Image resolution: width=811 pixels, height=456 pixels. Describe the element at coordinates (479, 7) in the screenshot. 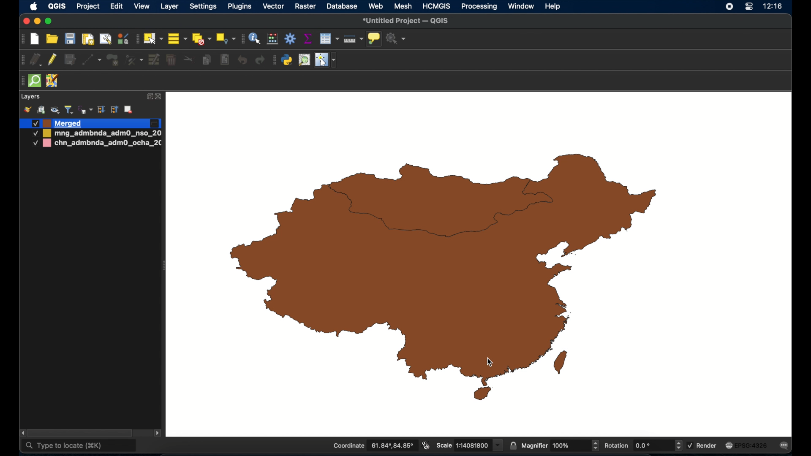

I see `processing` at that location.